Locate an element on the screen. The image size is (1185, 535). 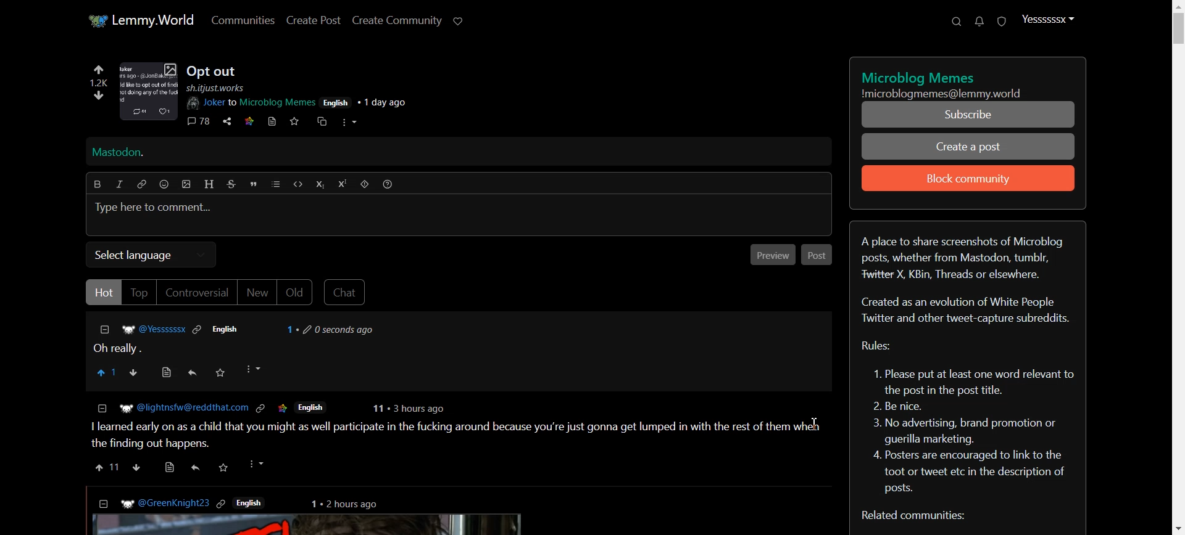
Quote is located at coordinates (254, 184).